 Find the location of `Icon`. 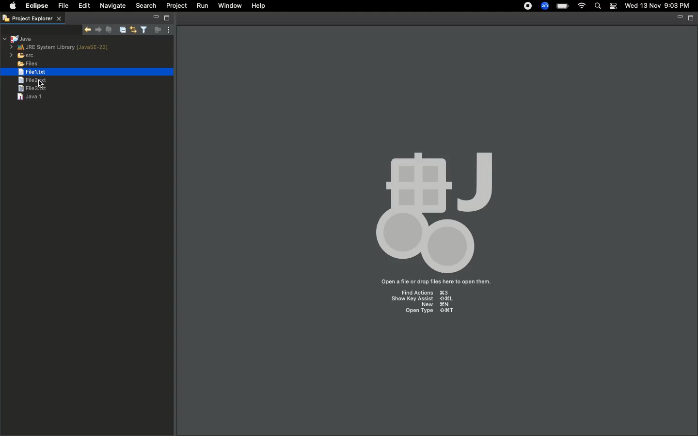

Icon is located at coordinates (433, 204).